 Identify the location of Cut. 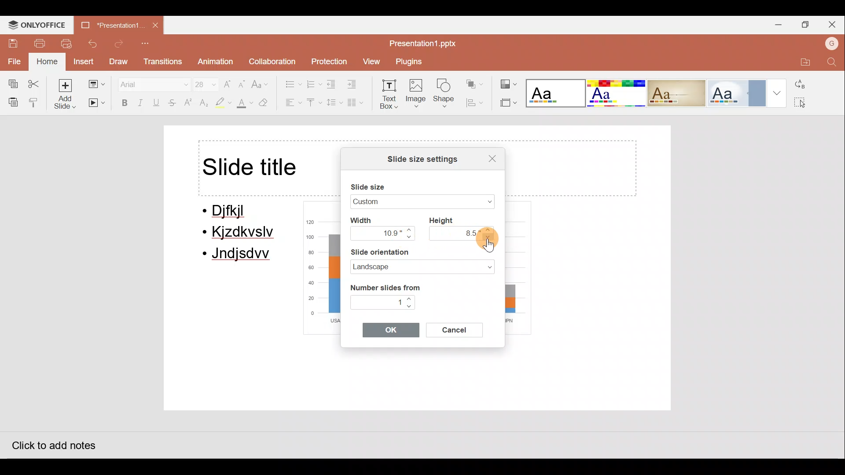
(36, 82).